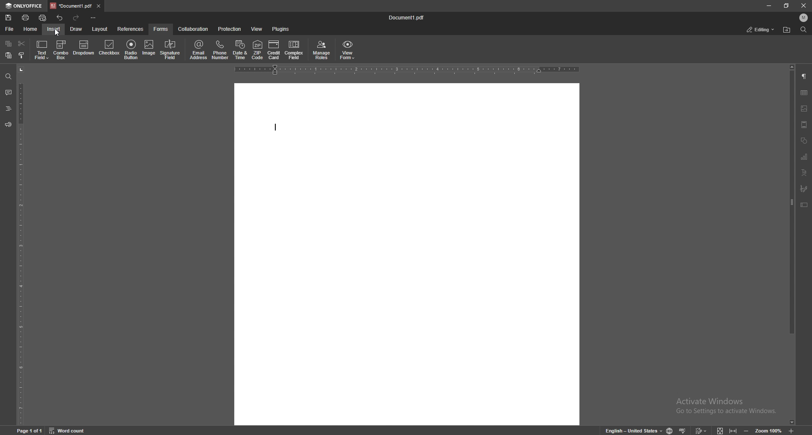 This screenshot has width=812, height=435. Describe the element at coordinates (109, 48) in the screenshot. I see `checkbox` at that location.